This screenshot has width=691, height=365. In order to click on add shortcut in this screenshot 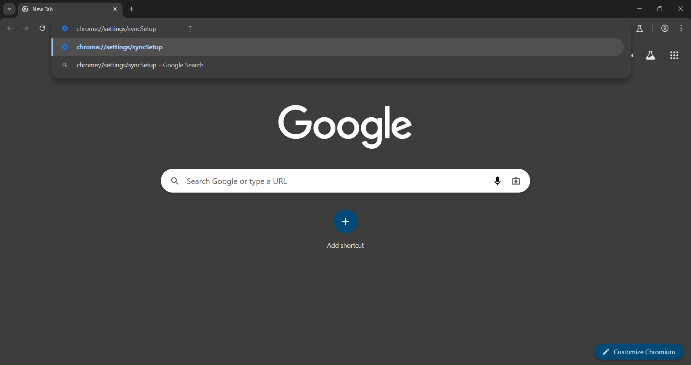, I will do `click(348, 230)`.